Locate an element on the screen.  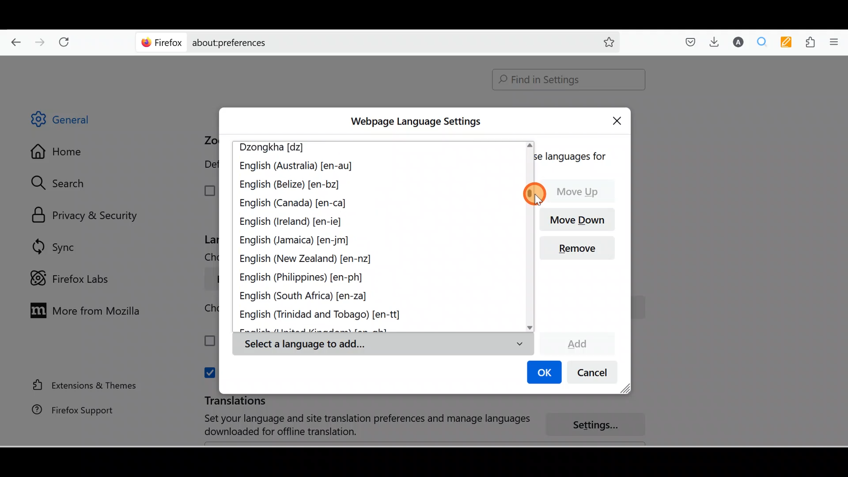
Bookmark this page is located at coordinates (602, 42).